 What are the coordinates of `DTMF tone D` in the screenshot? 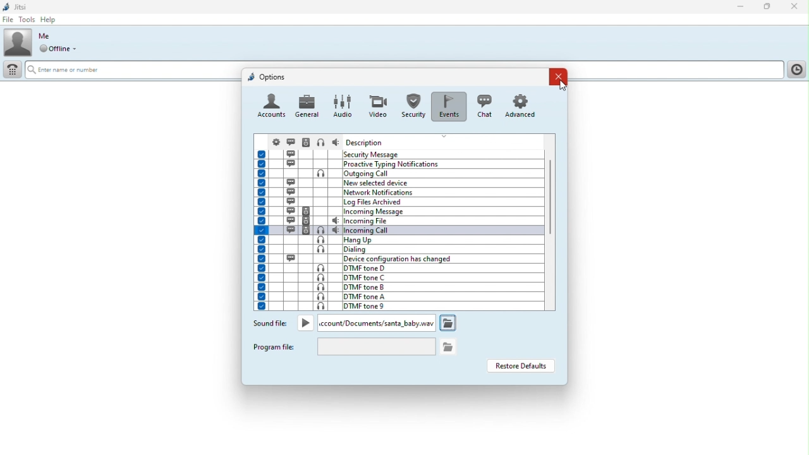 It's located at (391, 267).